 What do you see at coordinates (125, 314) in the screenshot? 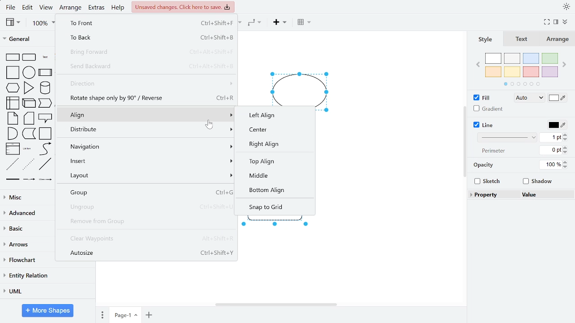
I see `Page-1` at bounding box center [125, 314].